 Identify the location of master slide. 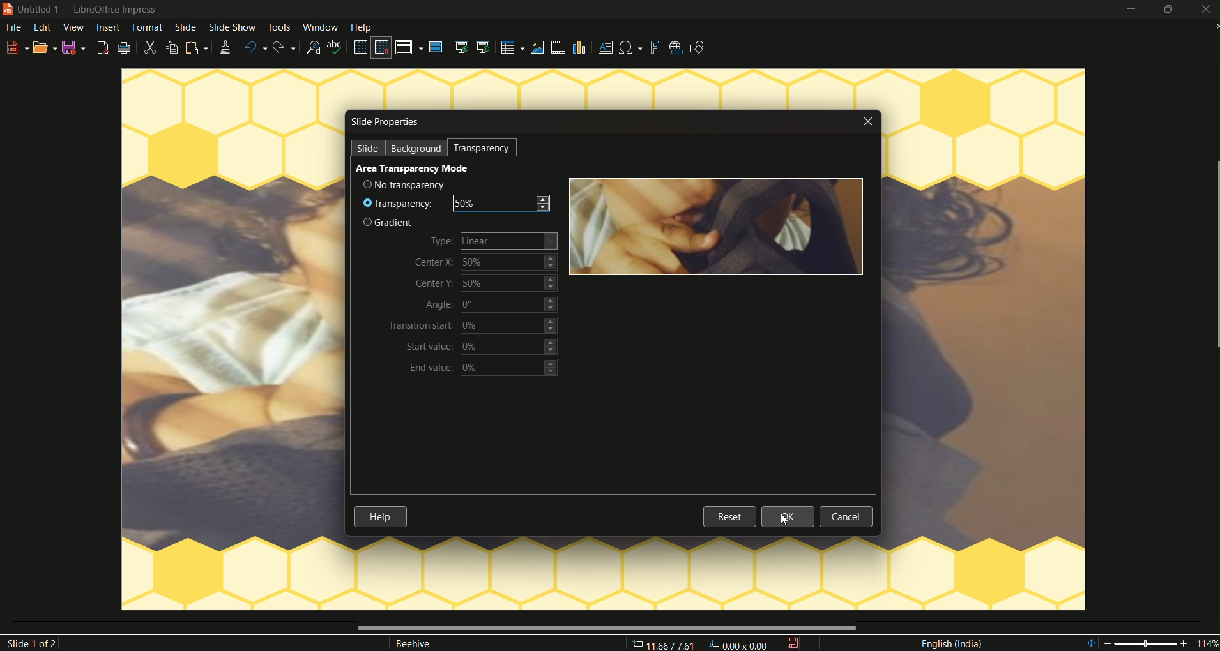
(438, 48).